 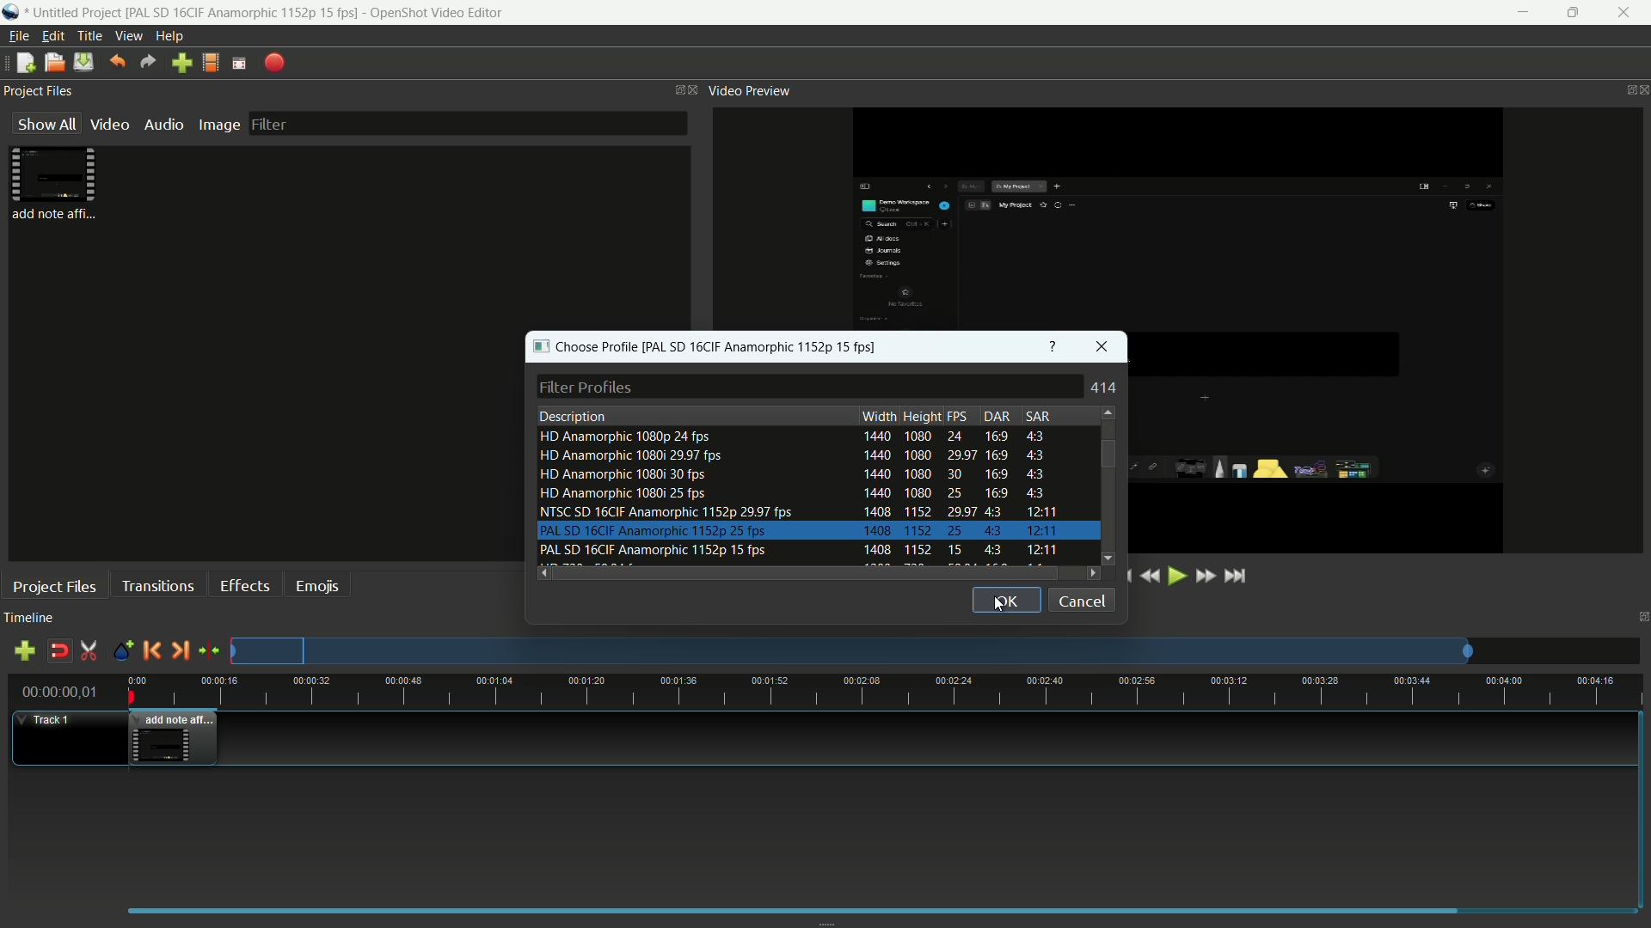 I want to click on video in timeline, so click(x=175, y=738).